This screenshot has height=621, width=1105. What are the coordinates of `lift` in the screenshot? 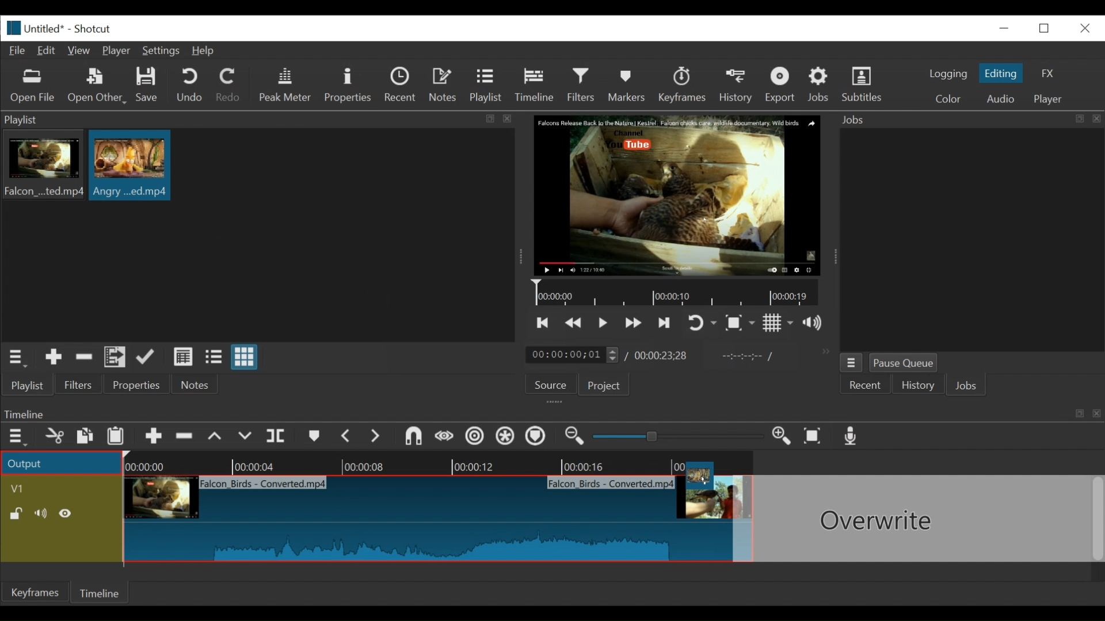 It's located at (216, 438).